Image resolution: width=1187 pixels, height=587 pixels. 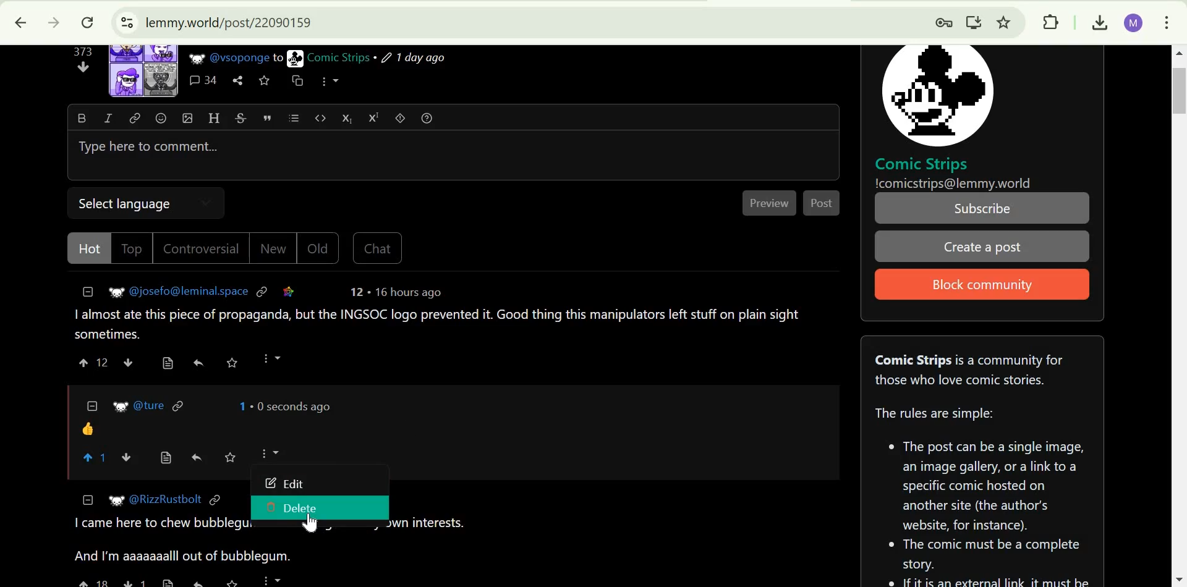 What do you see at coordinates (232, 363) in the screenshot?
I see `save` at bounding box center [232, 363].